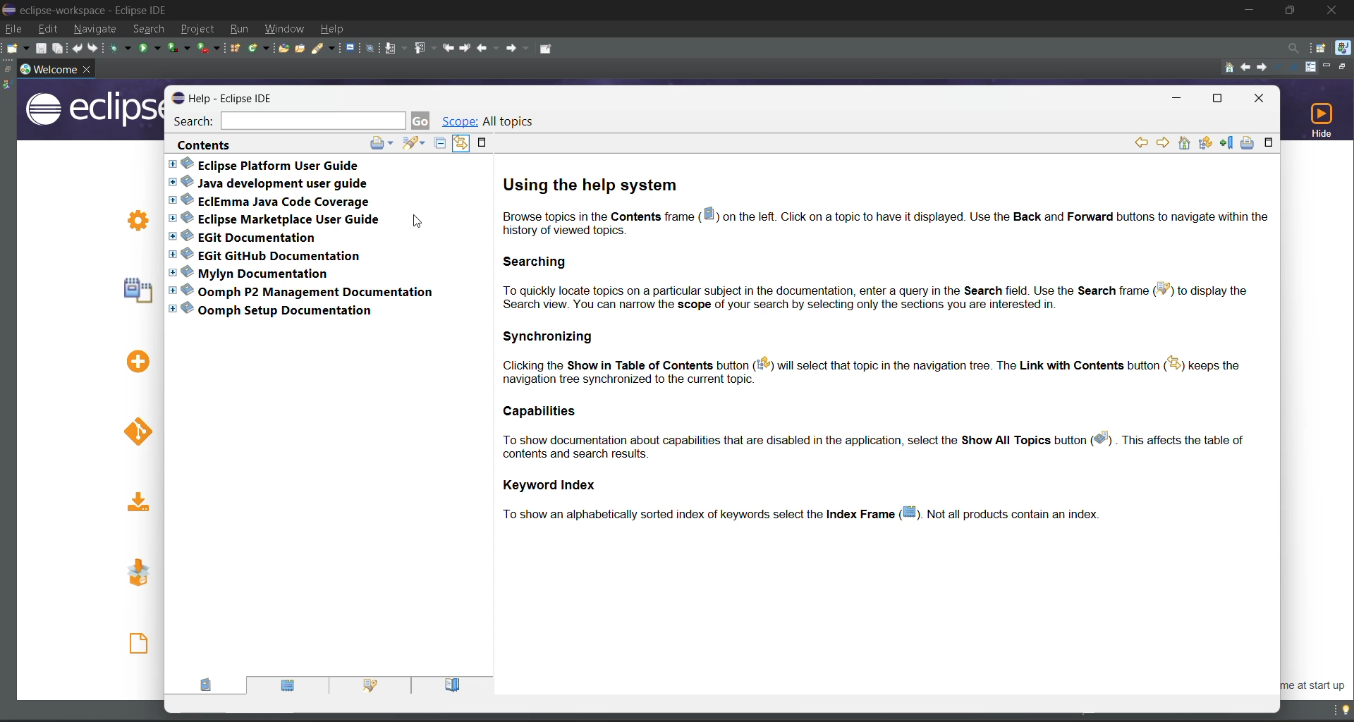  Describe the element at coordinates (324, 47) in the screenshot. I see `search` at that location.